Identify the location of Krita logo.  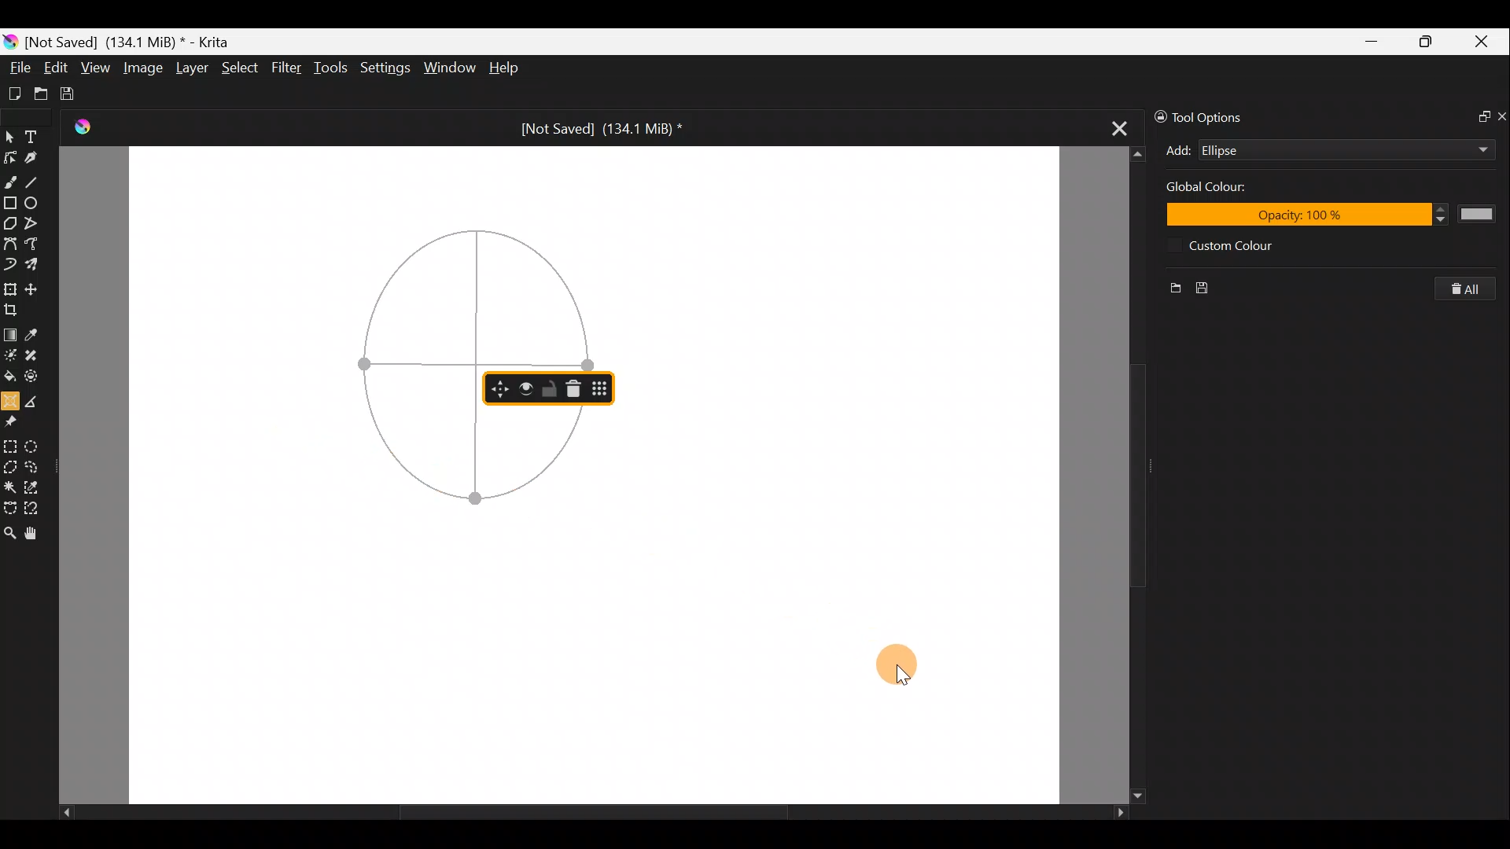
(9, 41).